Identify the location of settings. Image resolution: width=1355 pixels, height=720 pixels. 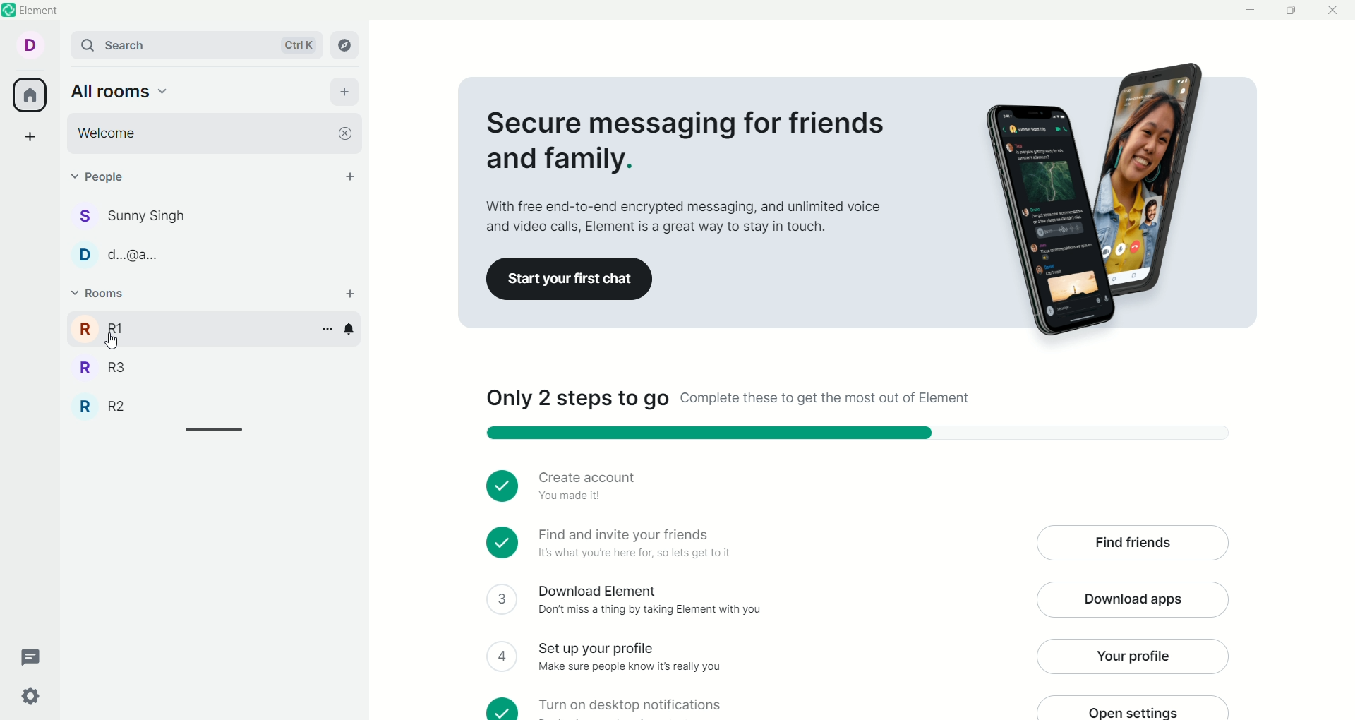
(32, 697).